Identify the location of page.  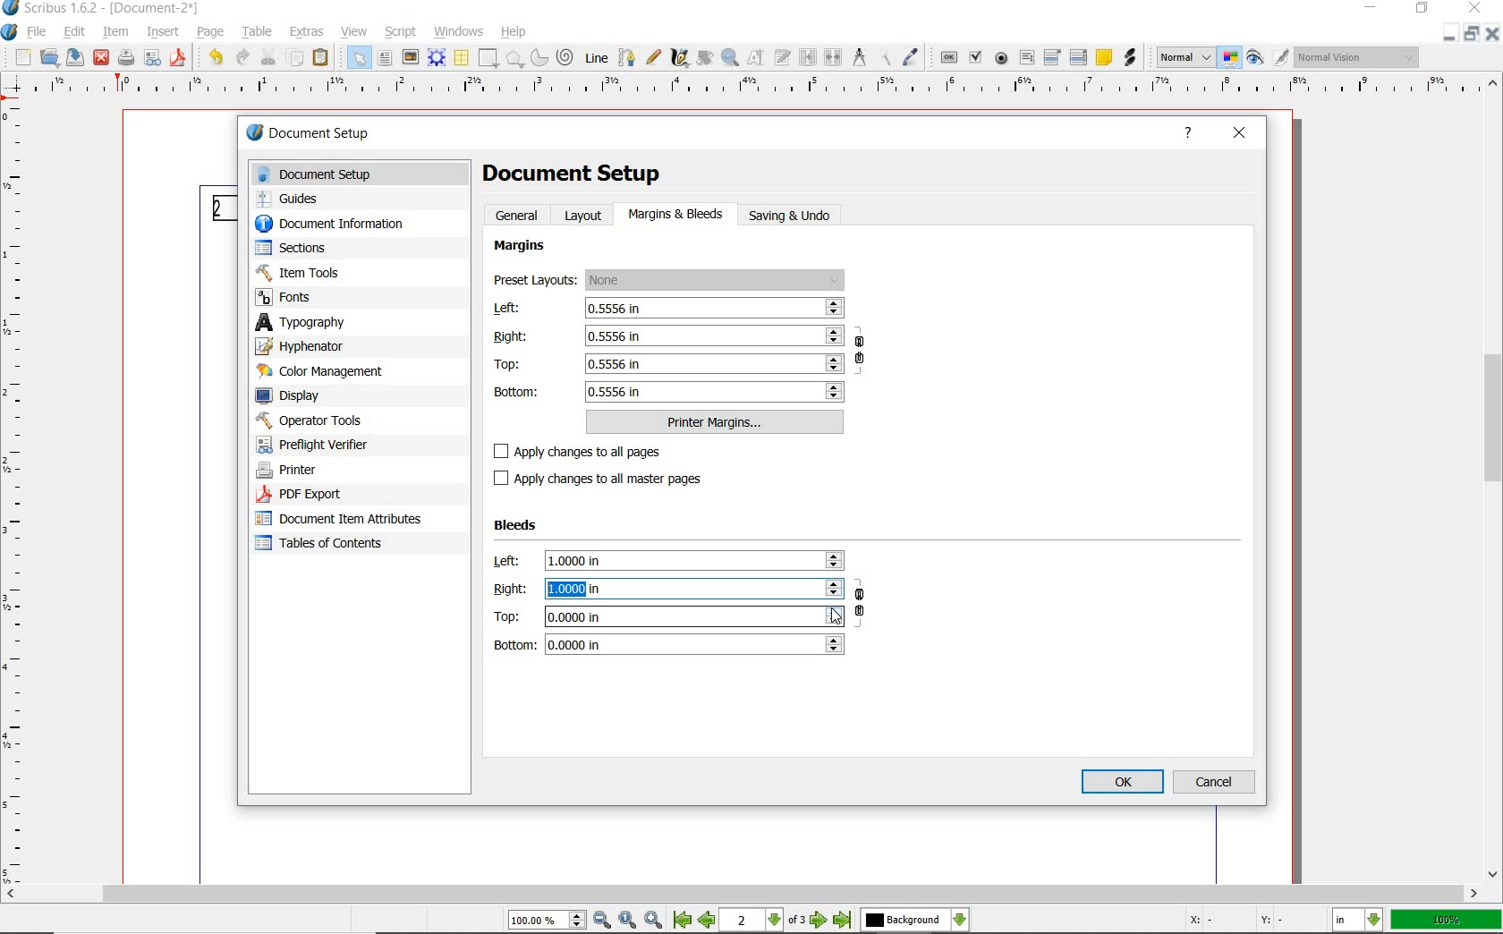
(212, 33).